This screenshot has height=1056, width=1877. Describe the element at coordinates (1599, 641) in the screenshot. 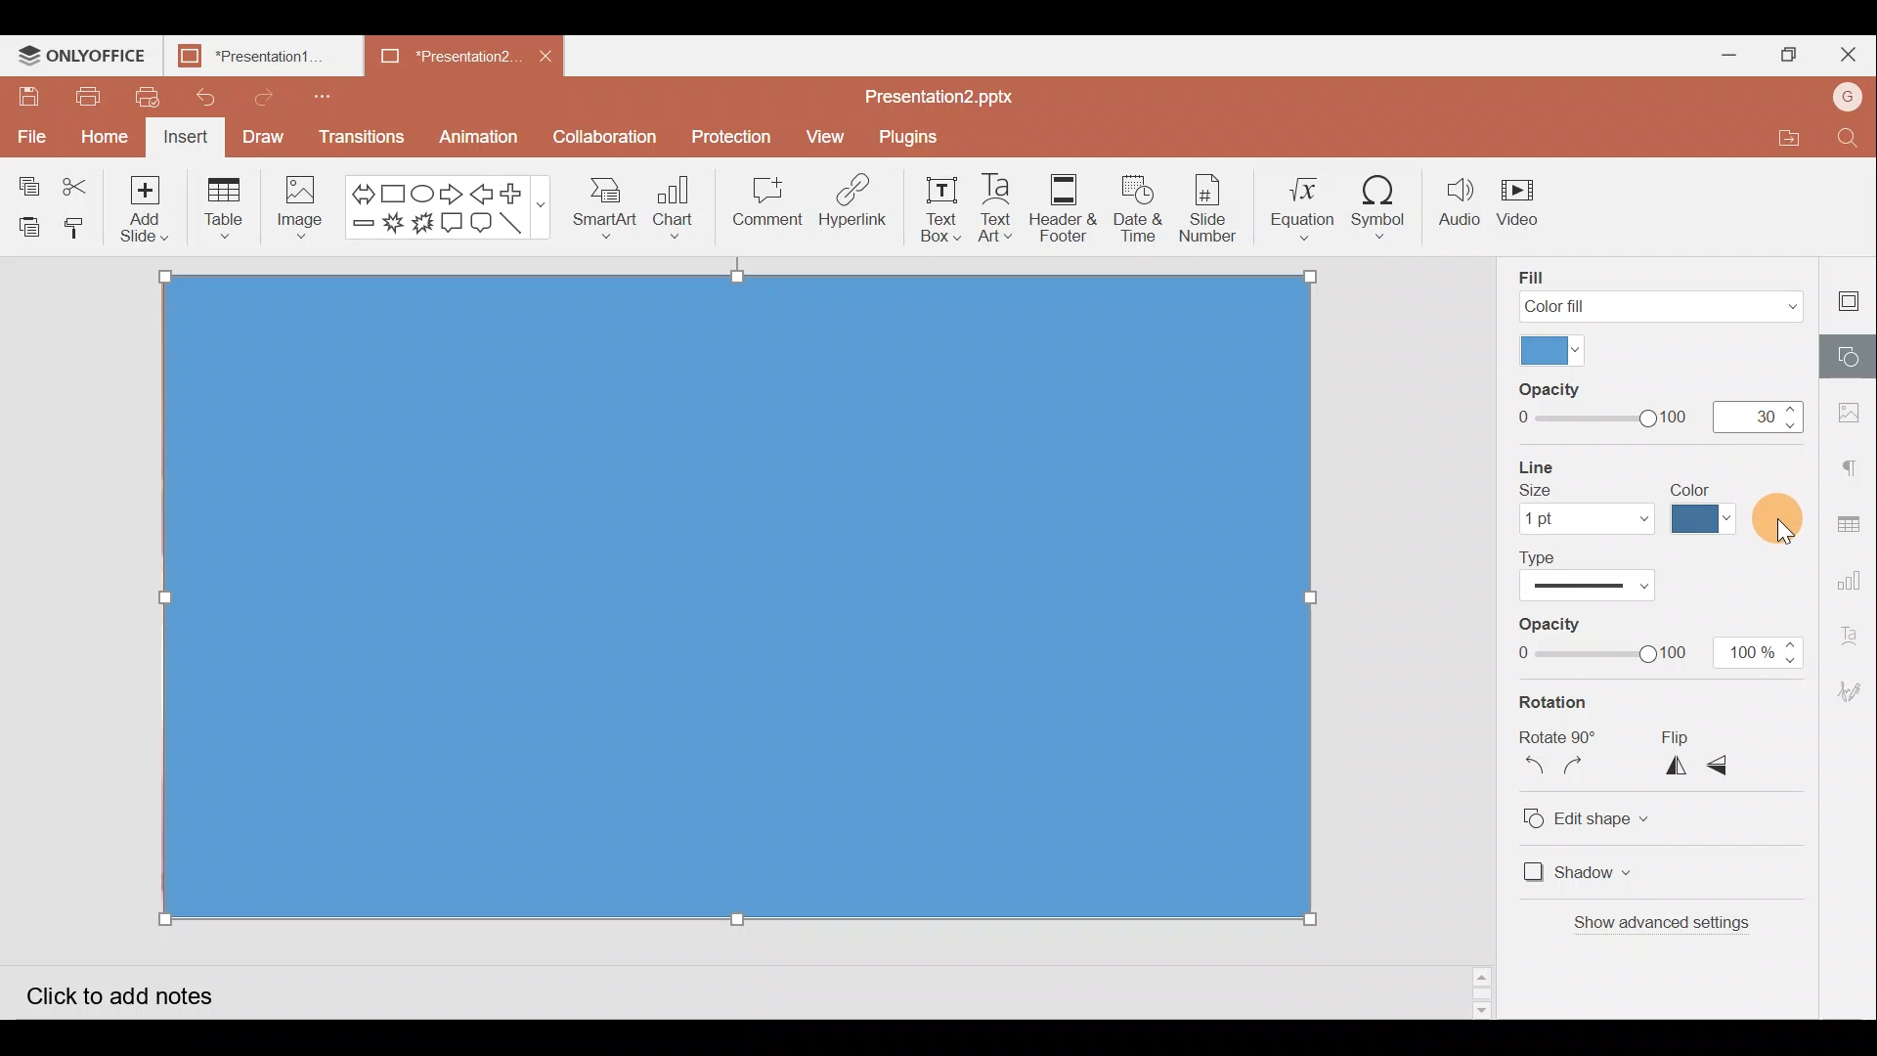

I see `Line Opacity slide bar` at that location.